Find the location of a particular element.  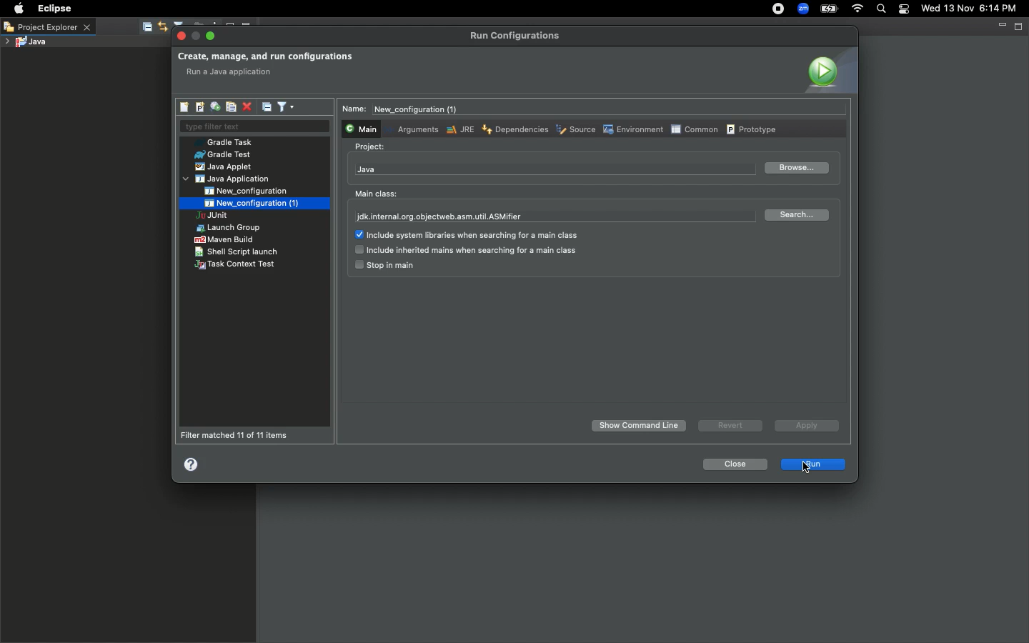

Duplicates the currently selected launch configurations is located at coordinates (231, 107).